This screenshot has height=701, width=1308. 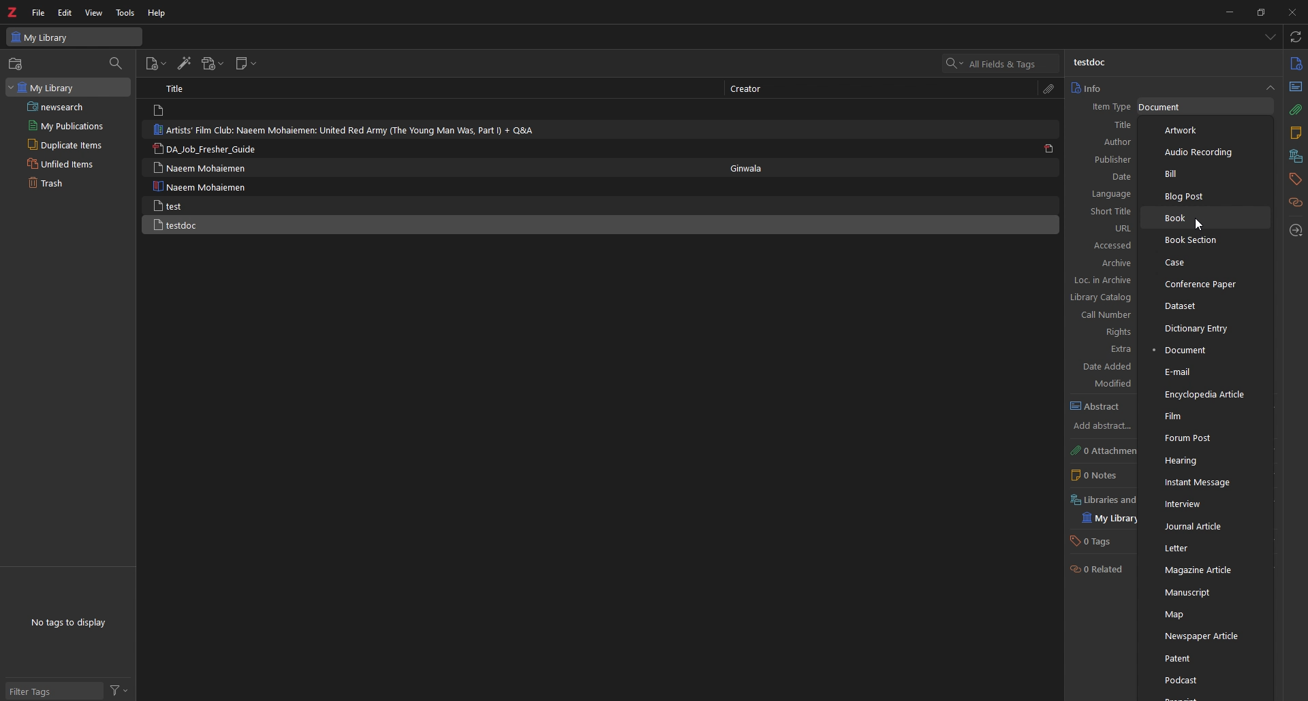 I want to click on info, so click(x=1172, y=88).